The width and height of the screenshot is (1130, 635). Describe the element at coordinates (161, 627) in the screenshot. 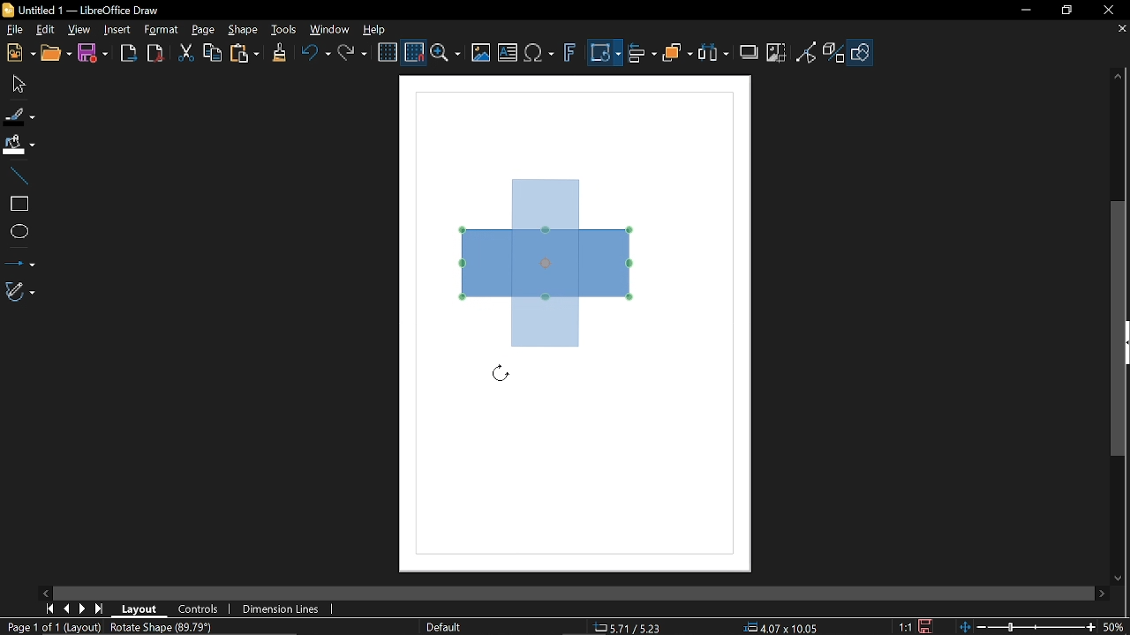

I see `Rotate Shape (89.79 degrees)` at that location.